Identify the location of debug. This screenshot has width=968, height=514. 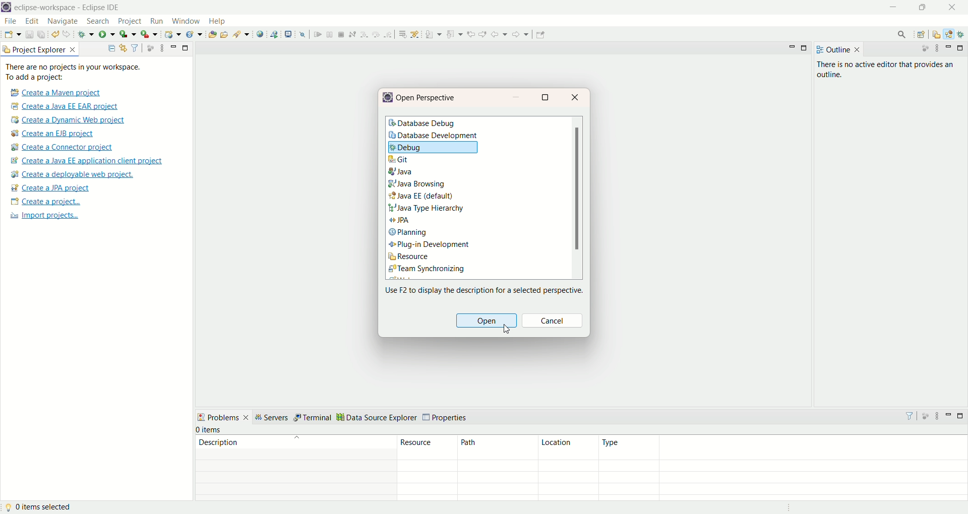
(962, 34).